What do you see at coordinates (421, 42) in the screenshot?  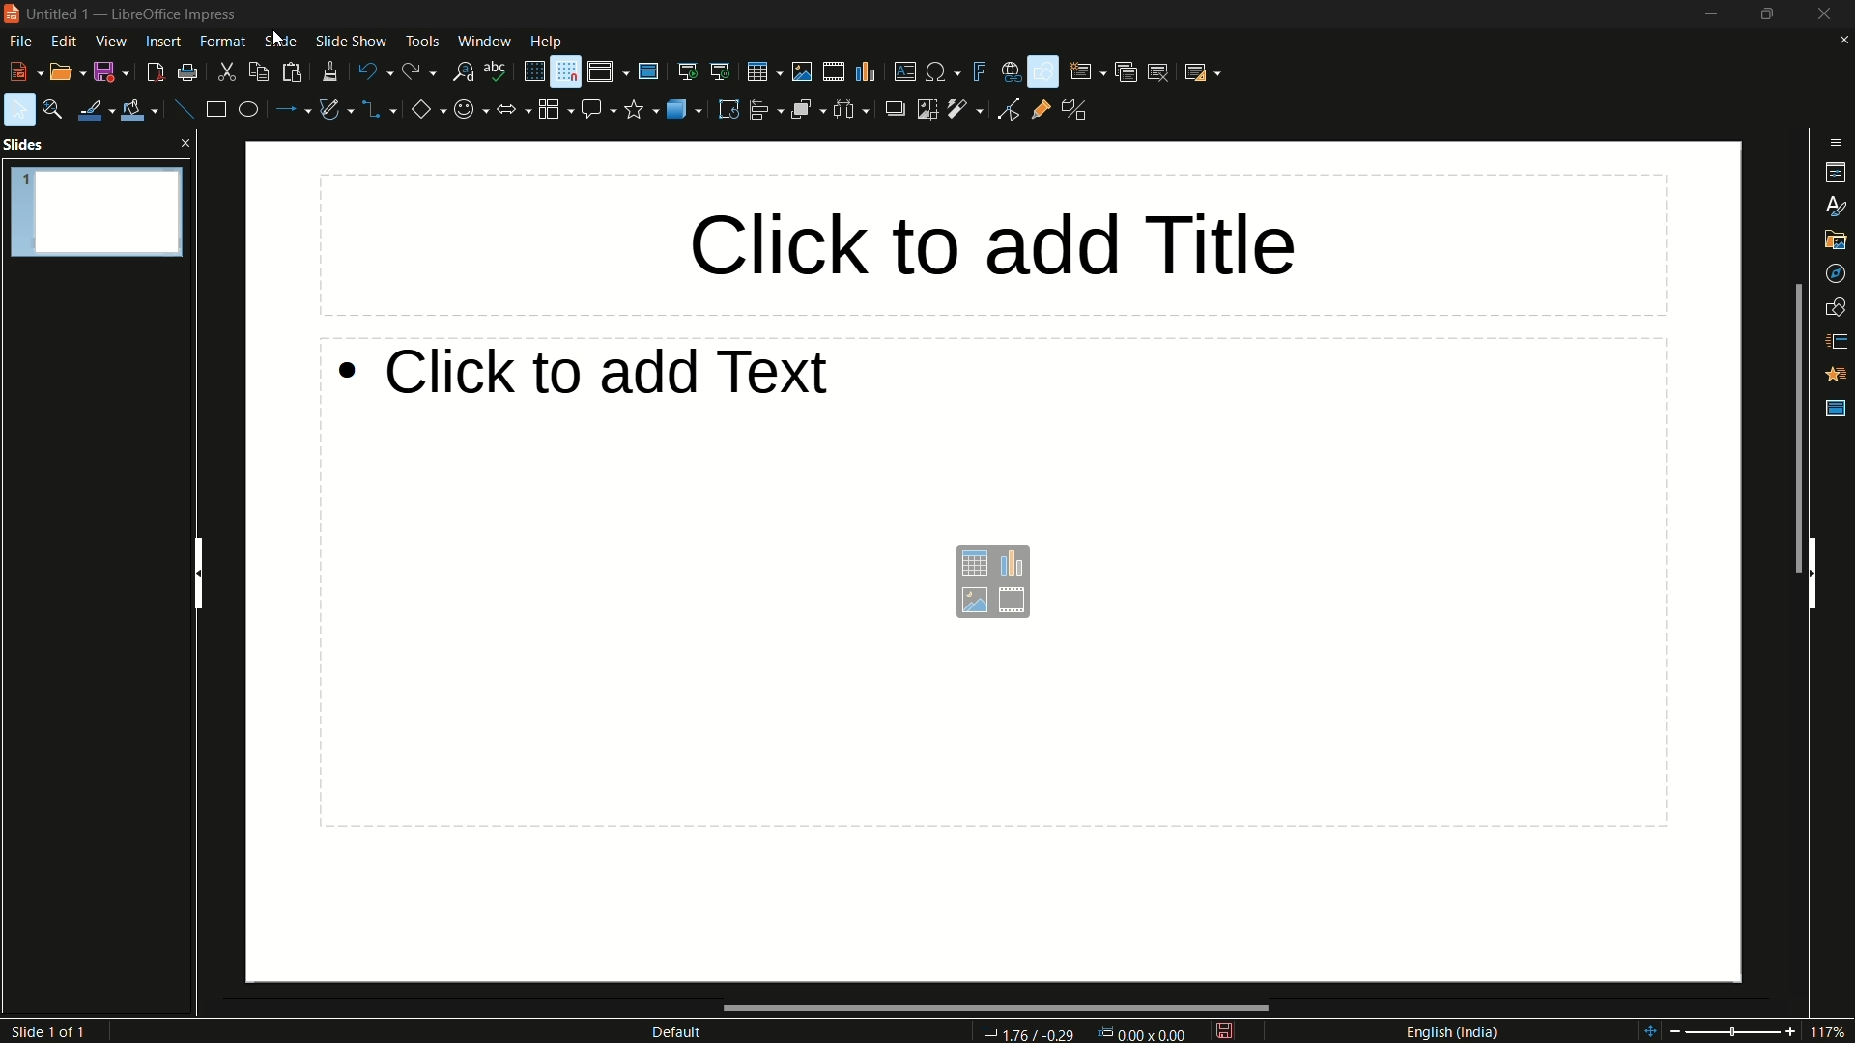 I see `tools menu` at bounding box center [421, 42].